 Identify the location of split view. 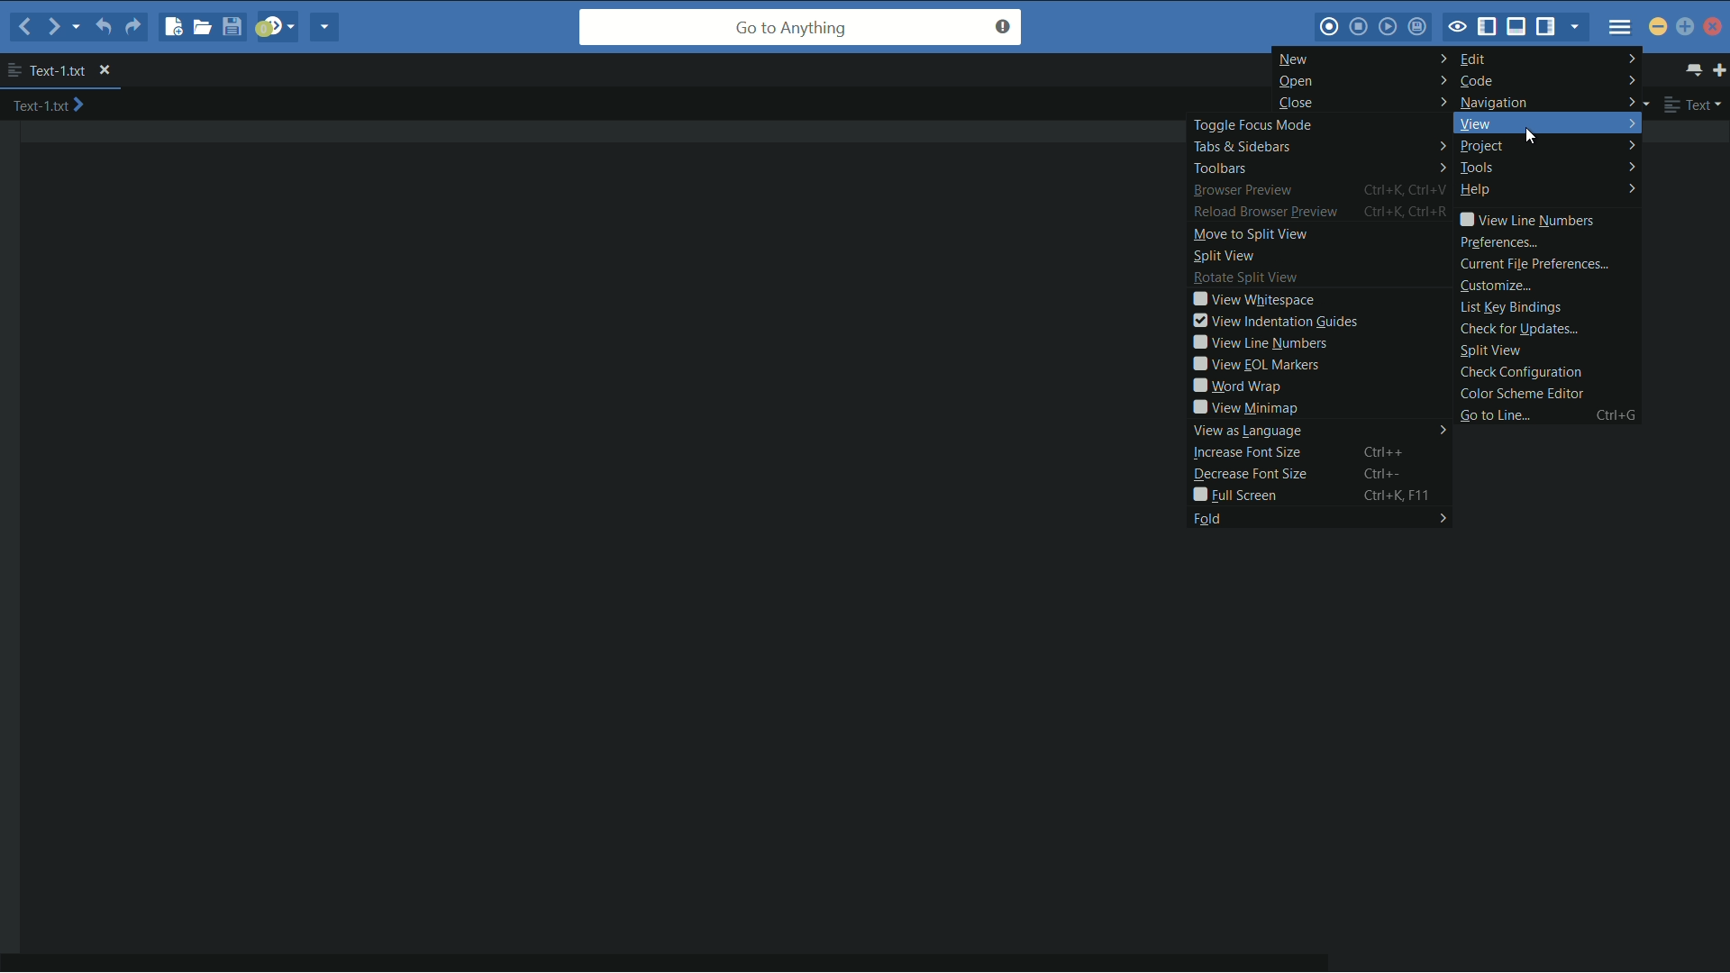
(1219, 257).